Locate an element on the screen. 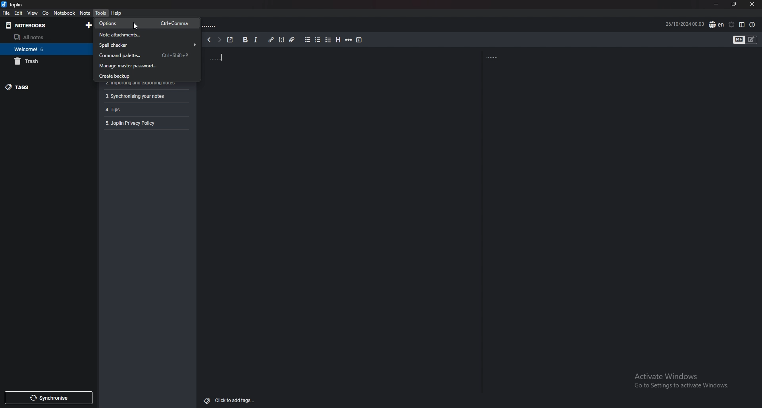 The width and height of the screenshot is (762, 408). back is located at coordinates (208, 40).